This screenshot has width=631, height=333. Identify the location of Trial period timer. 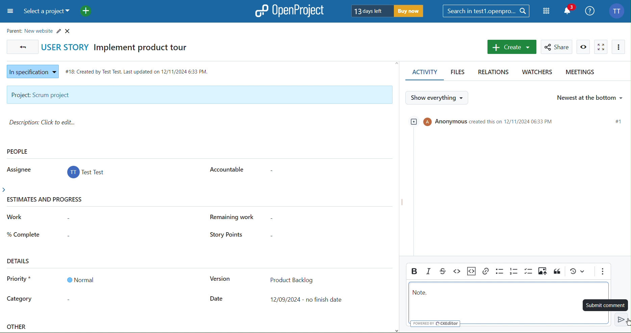
(388, 10).